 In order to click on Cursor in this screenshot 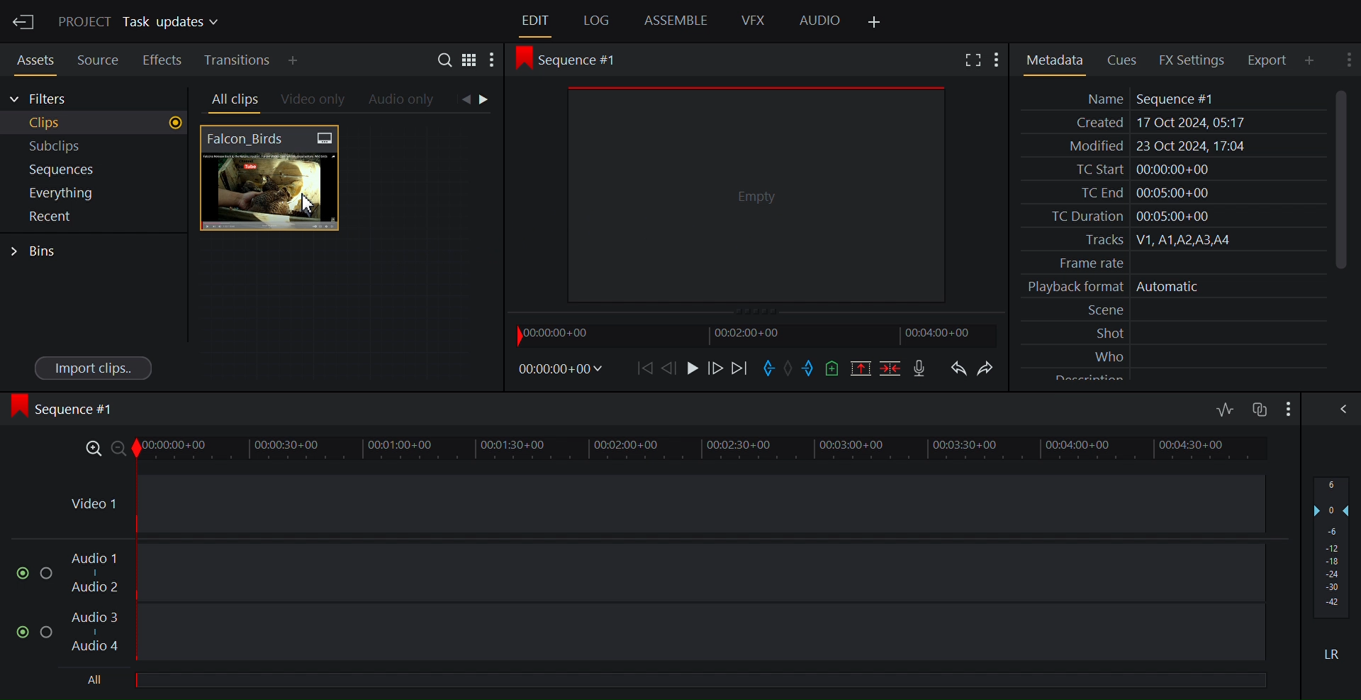, I will do `click(309, 205)`.